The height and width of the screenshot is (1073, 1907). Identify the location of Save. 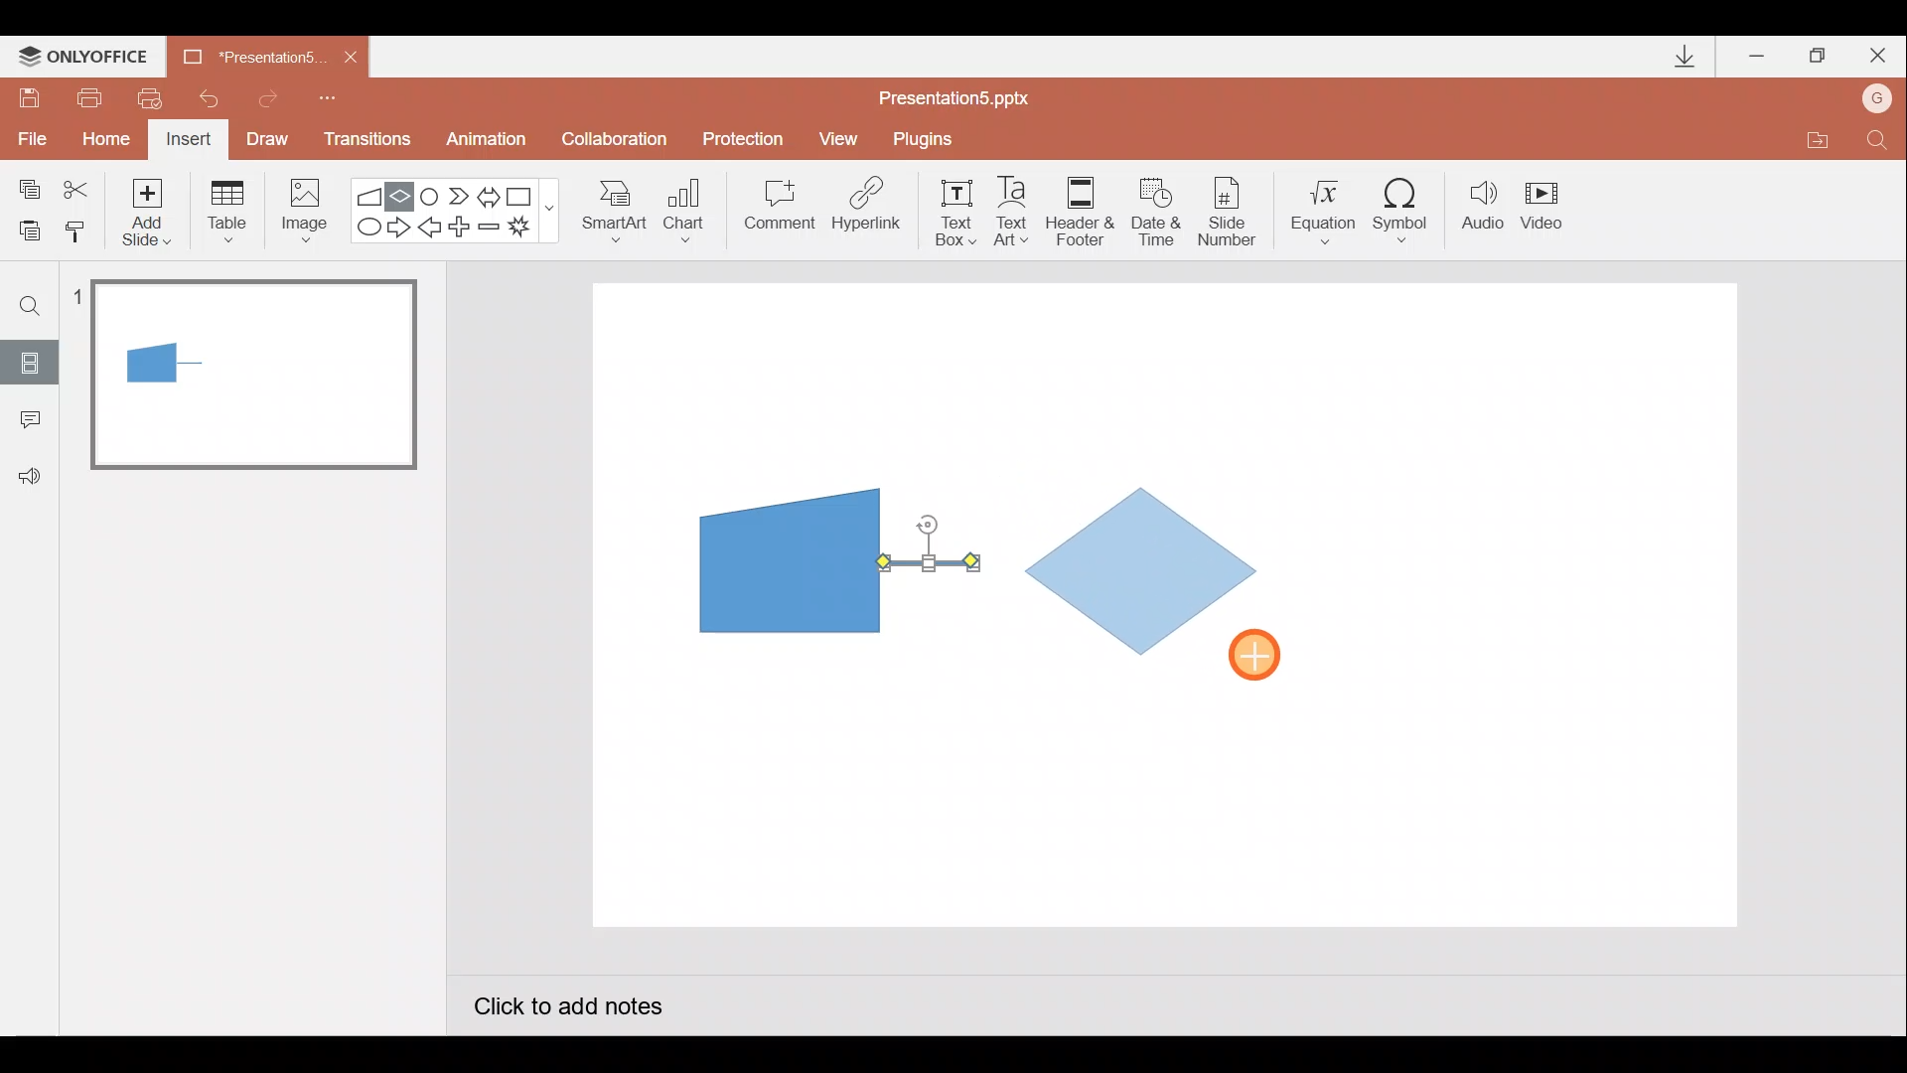
(28, 94).